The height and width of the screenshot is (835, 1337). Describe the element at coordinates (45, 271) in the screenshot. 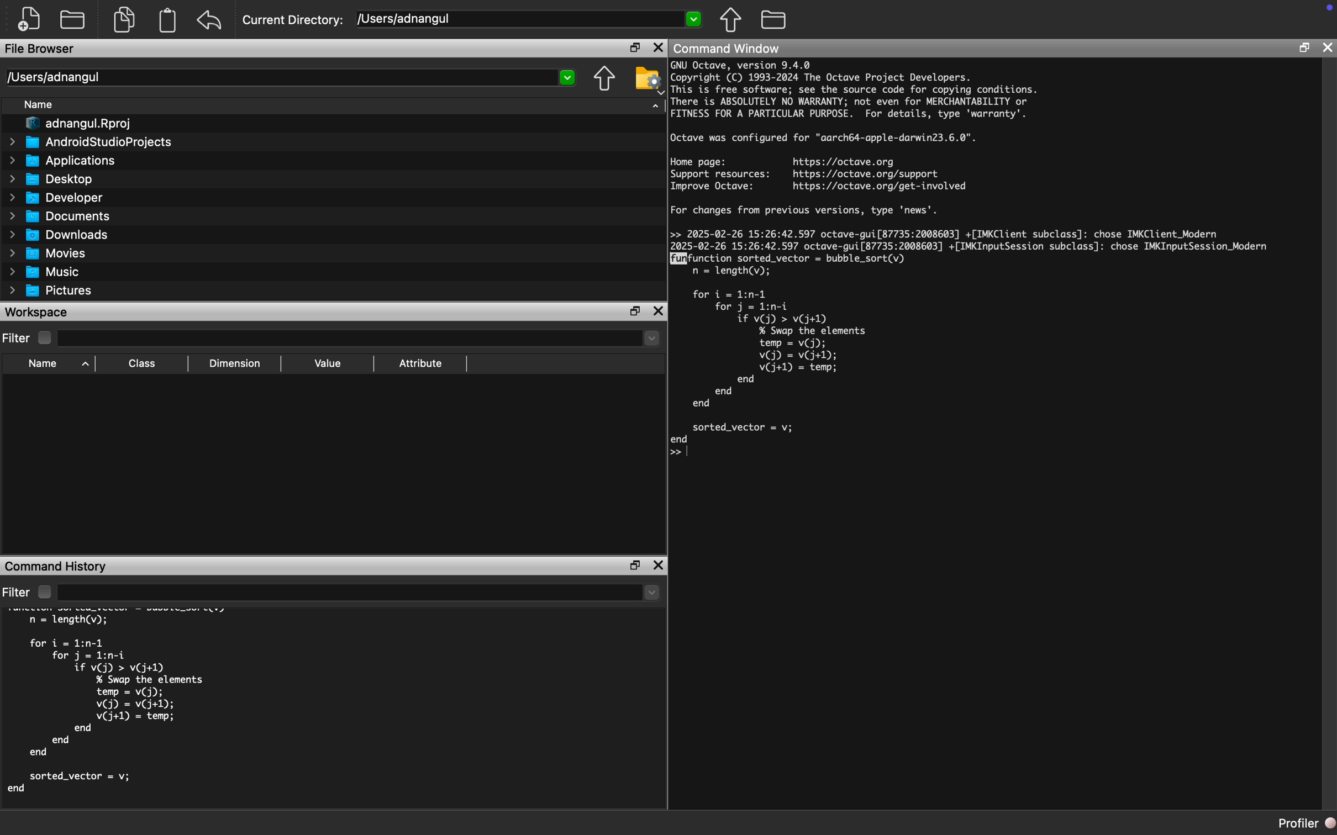

I see `Music` at that location.